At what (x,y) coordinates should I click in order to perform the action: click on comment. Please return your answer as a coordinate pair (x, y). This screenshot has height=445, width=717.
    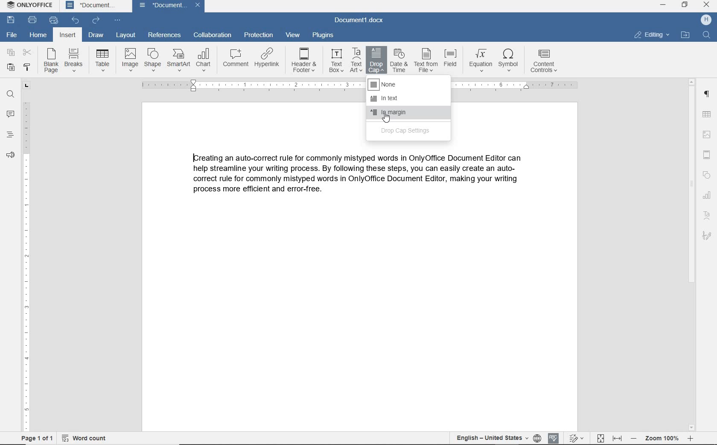
    Looking at the image, I should click on (236, 59).